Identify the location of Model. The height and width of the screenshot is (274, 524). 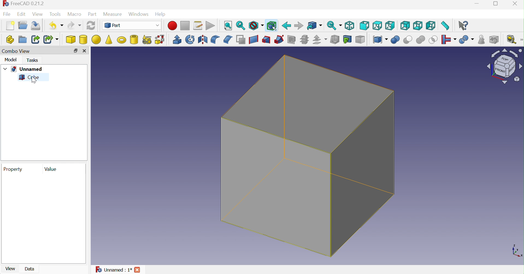
(10, 59).